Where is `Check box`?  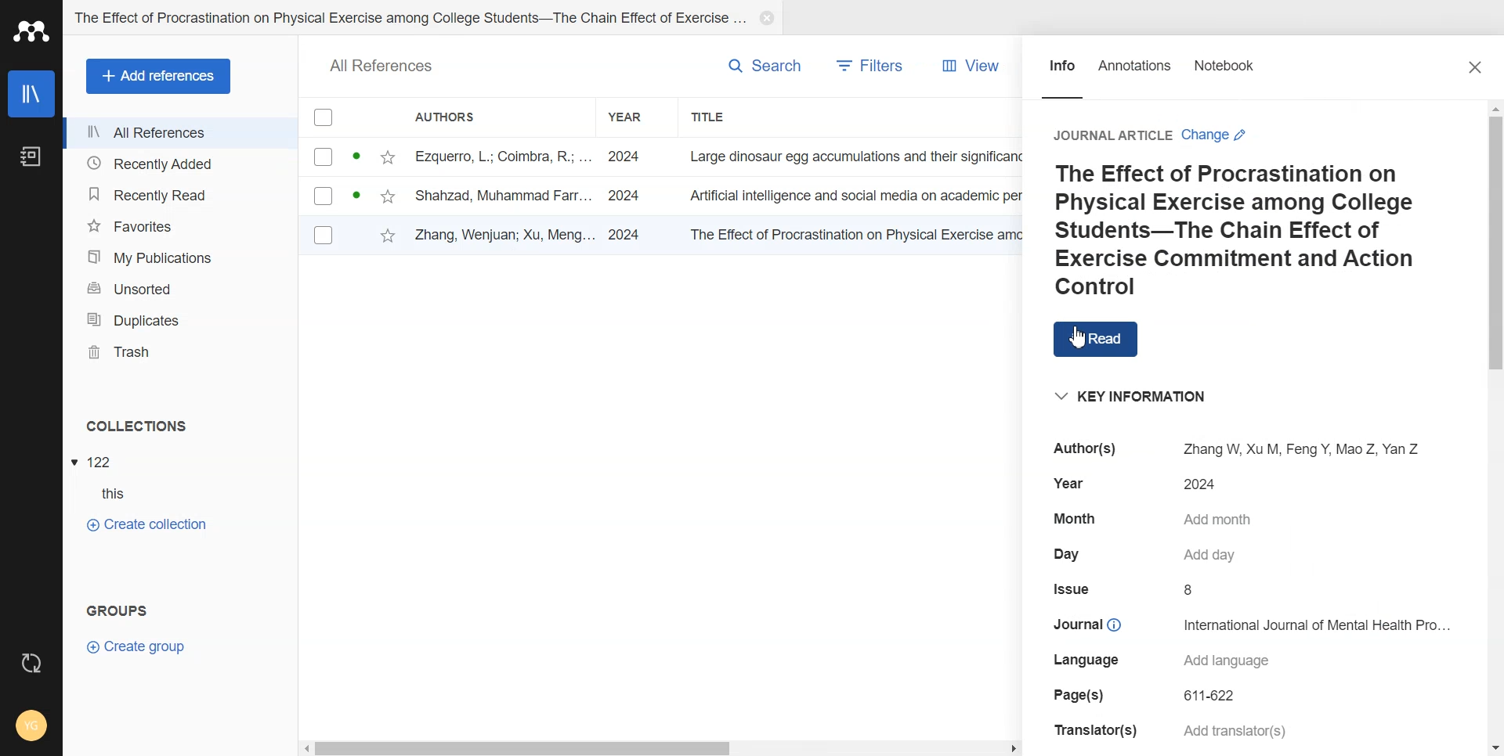 Check box is located at coordinates (321, 157).